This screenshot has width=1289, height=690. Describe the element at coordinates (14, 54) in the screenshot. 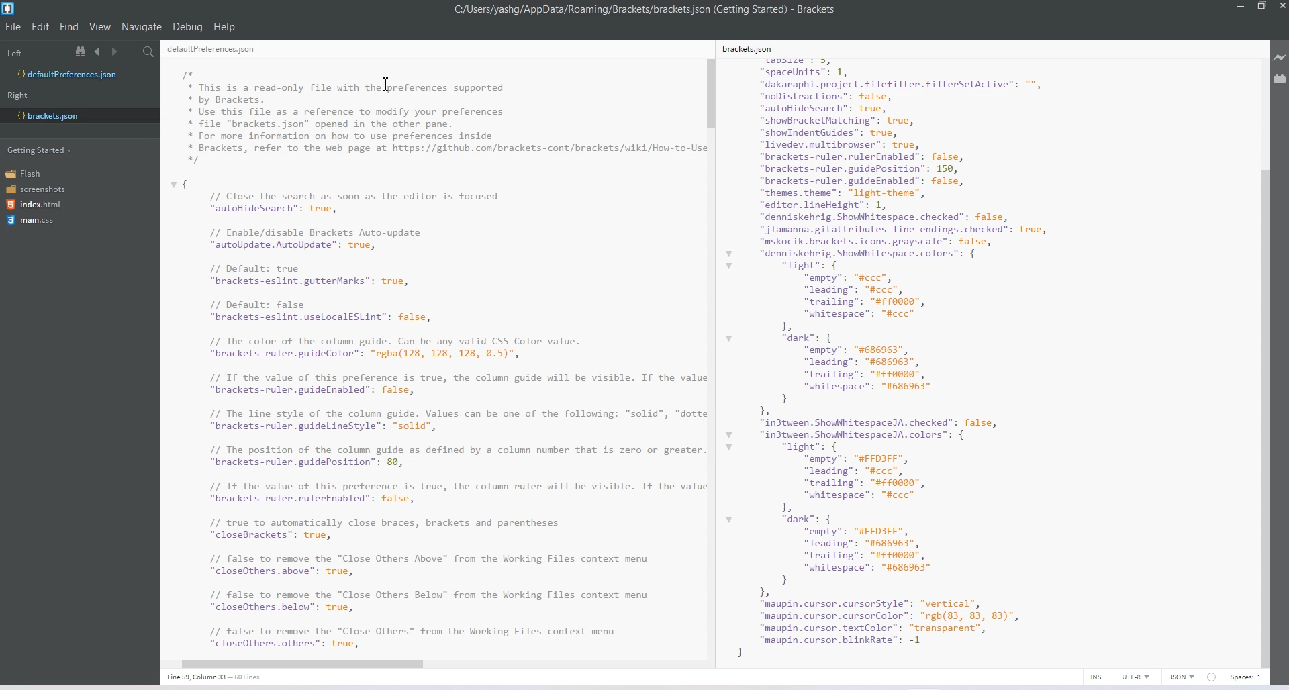

I see `Left` at that location.